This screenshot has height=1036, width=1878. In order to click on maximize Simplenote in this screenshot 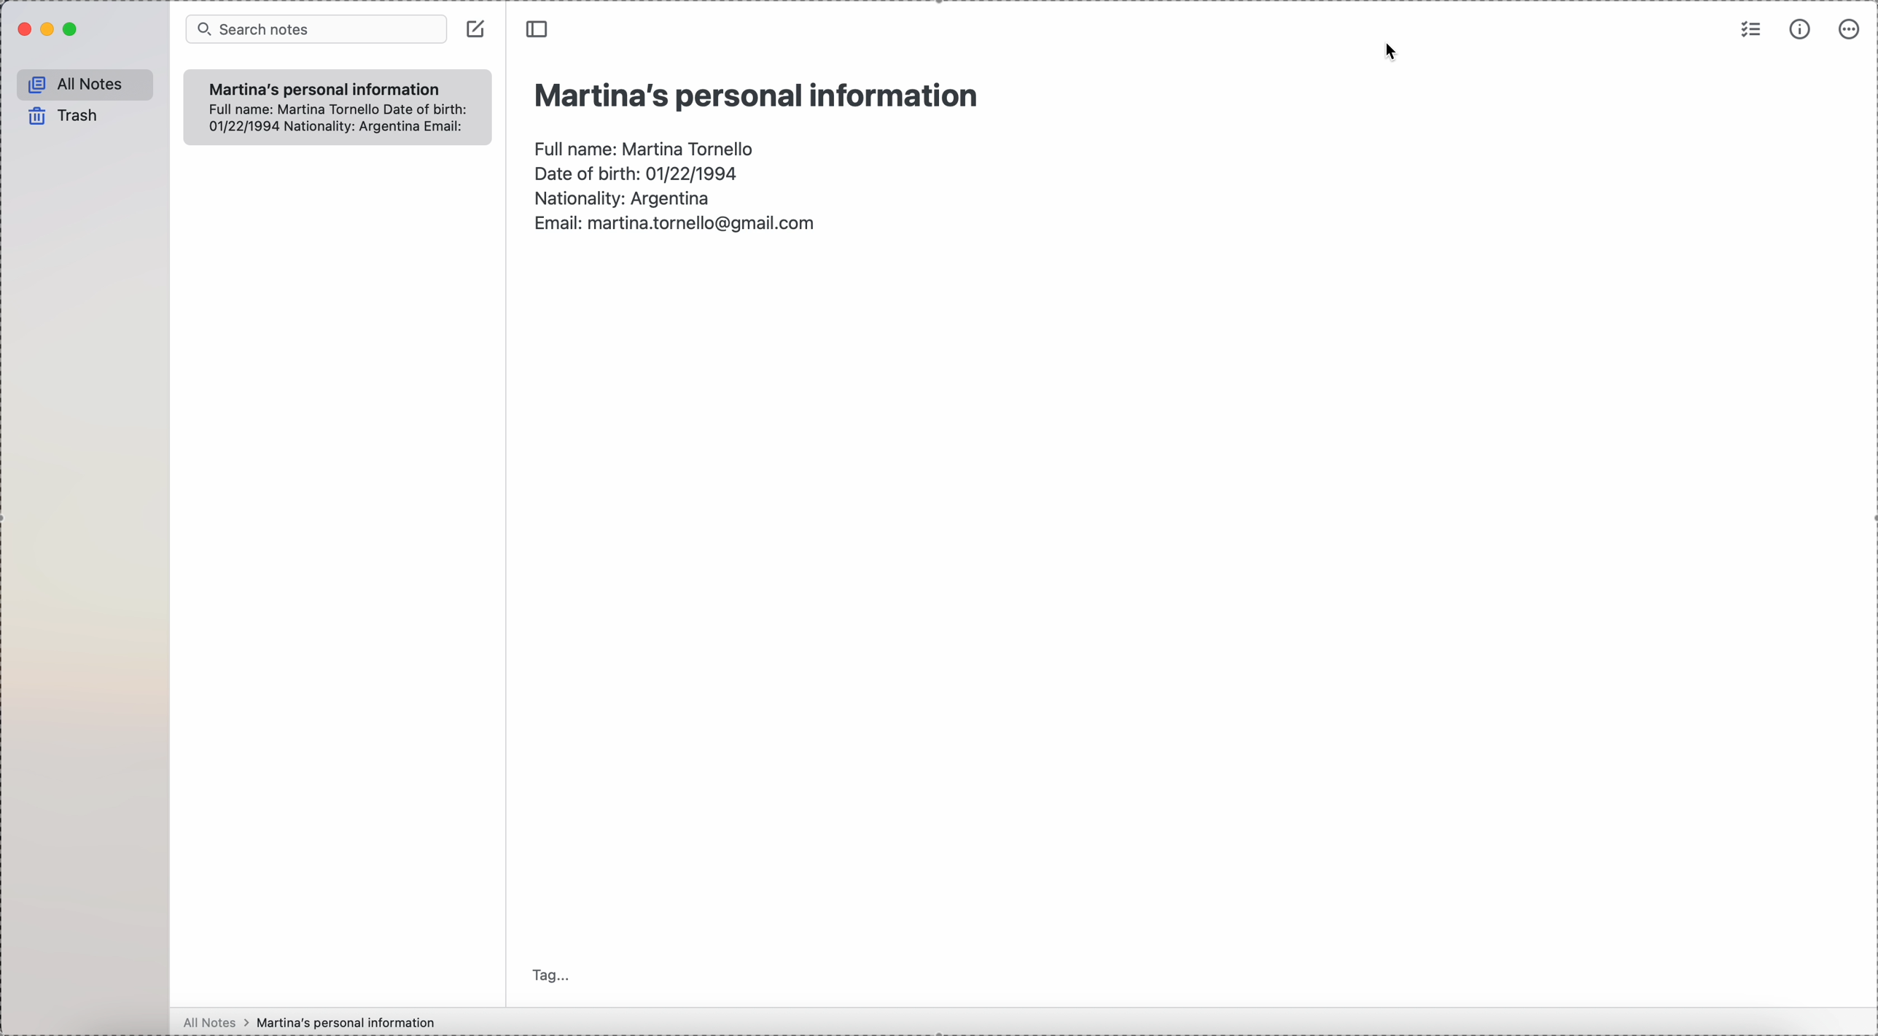, I will do `click(71, 30)`.